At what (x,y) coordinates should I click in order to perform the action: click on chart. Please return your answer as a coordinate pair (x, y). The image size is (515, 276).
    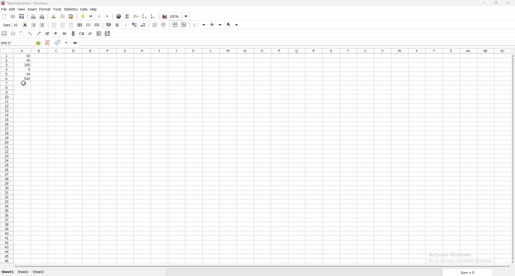
    Looking at the image, I should click on (165, 17).